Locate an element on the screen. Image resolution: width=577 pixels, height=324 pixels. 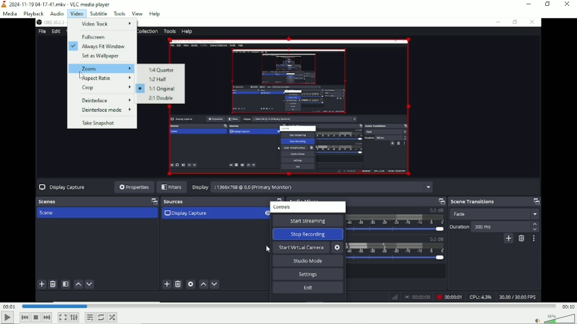
Total duration is located at coordinates (567, 307).